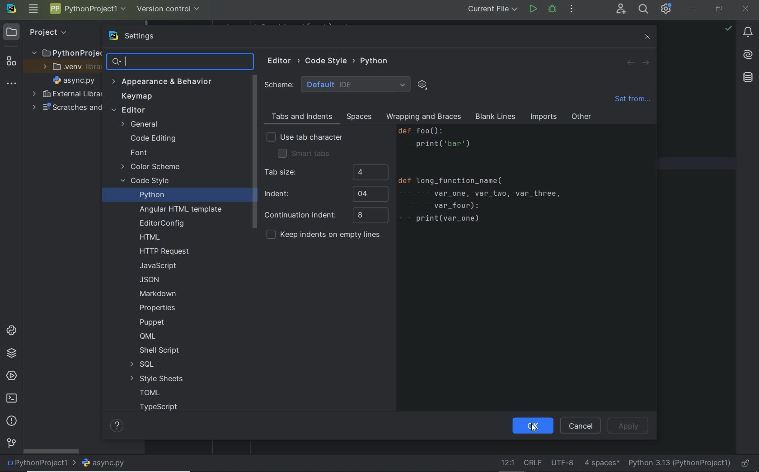 This screenshot has height=472, width=759. What do you see at coordinates (106, 463) in the screenshot?
I see `file name` at bounding box center [106, 463].